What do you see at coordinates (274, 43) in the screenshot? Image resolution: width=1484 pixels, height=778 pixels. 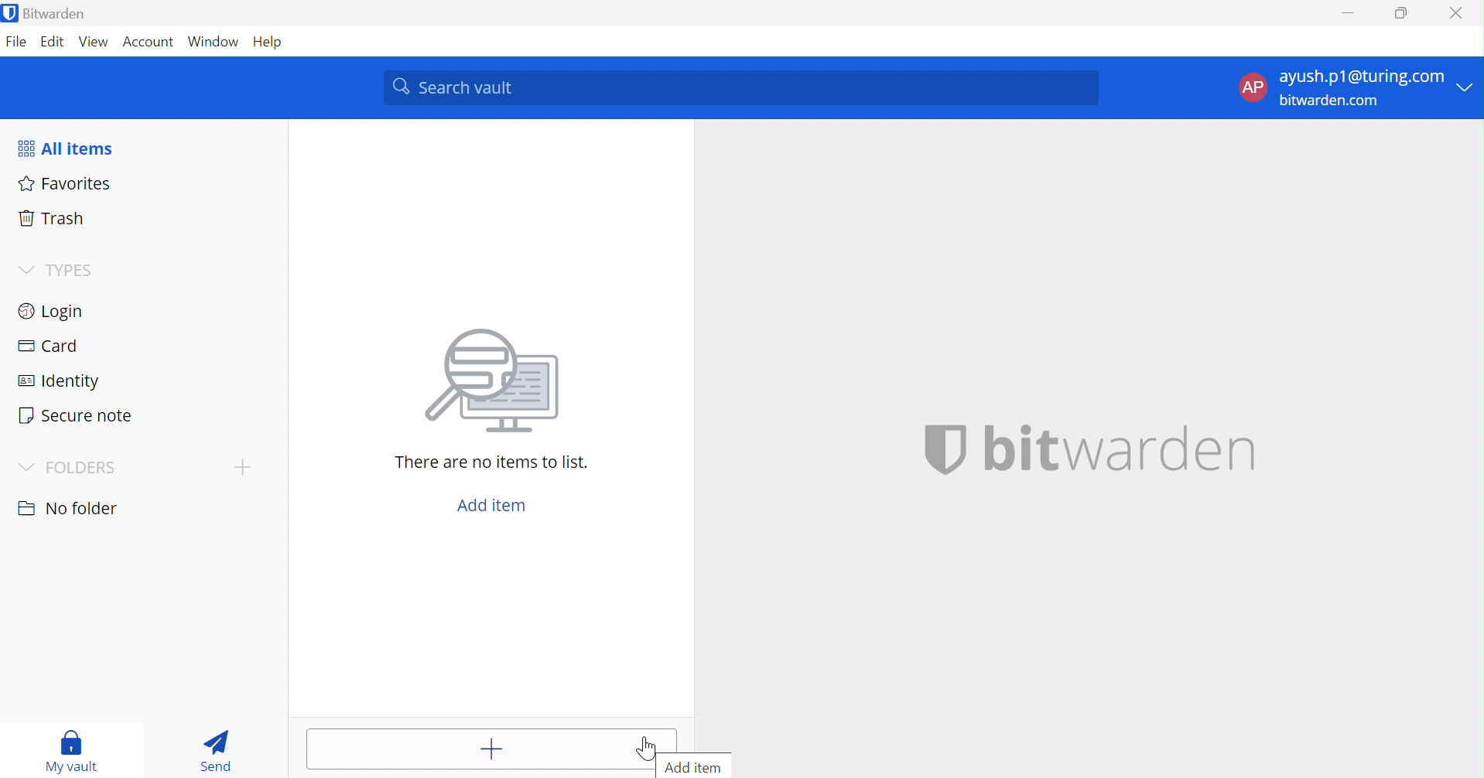 I see `Help` at bounding box center [274, 43].